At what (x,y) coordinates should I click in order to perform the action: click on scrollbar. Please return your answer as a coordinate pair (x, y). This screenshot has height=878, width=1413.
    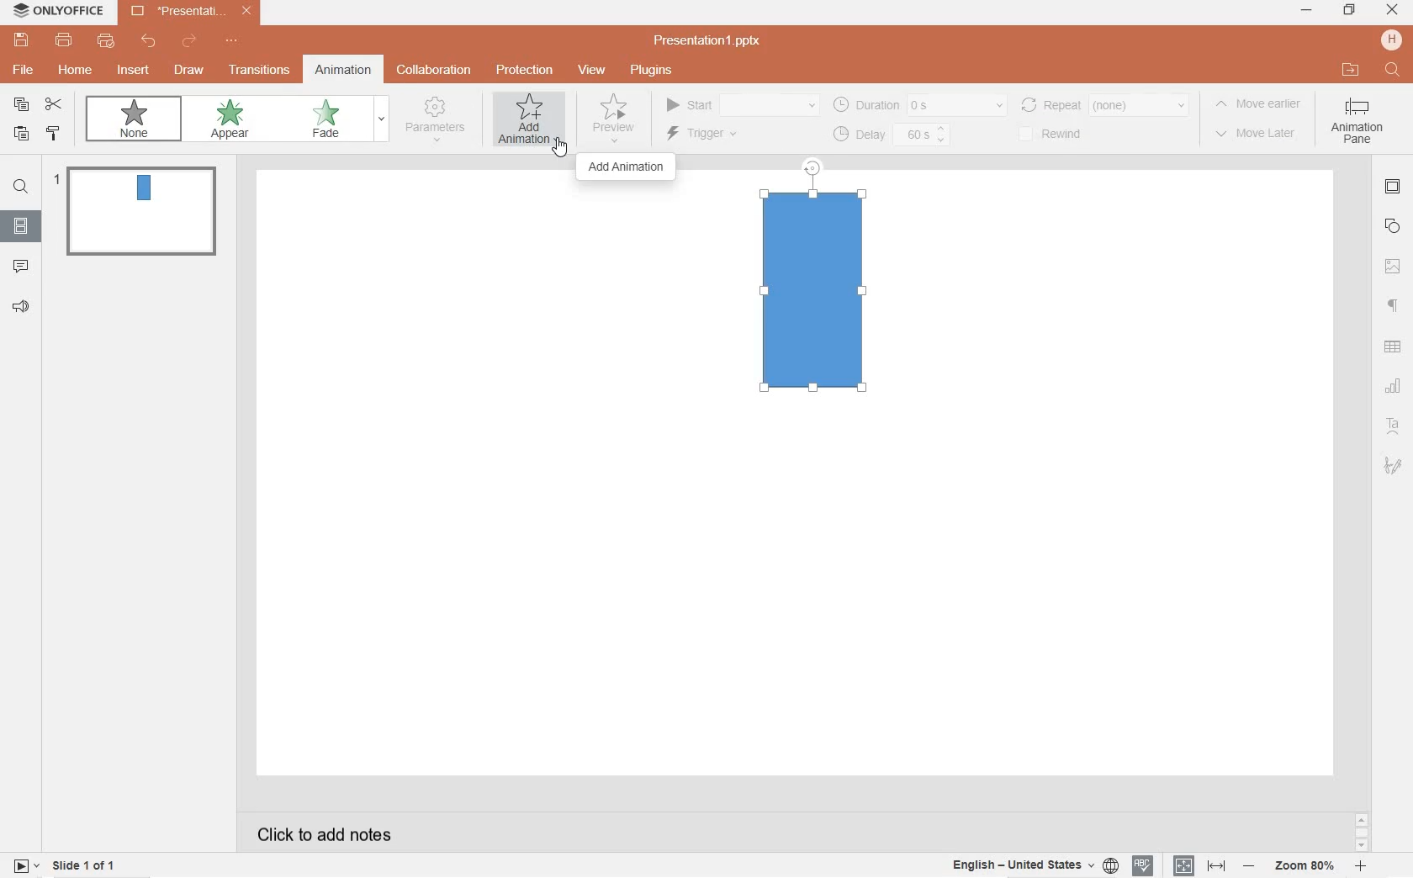
    Looking at the image, I should click on (1360, 832).